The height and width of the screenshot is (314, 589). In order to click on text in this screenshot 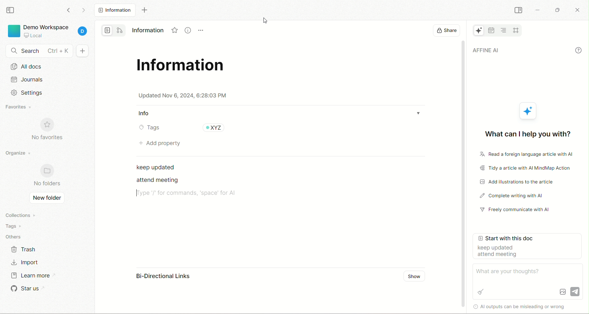, I will do `click(156, 181)`.